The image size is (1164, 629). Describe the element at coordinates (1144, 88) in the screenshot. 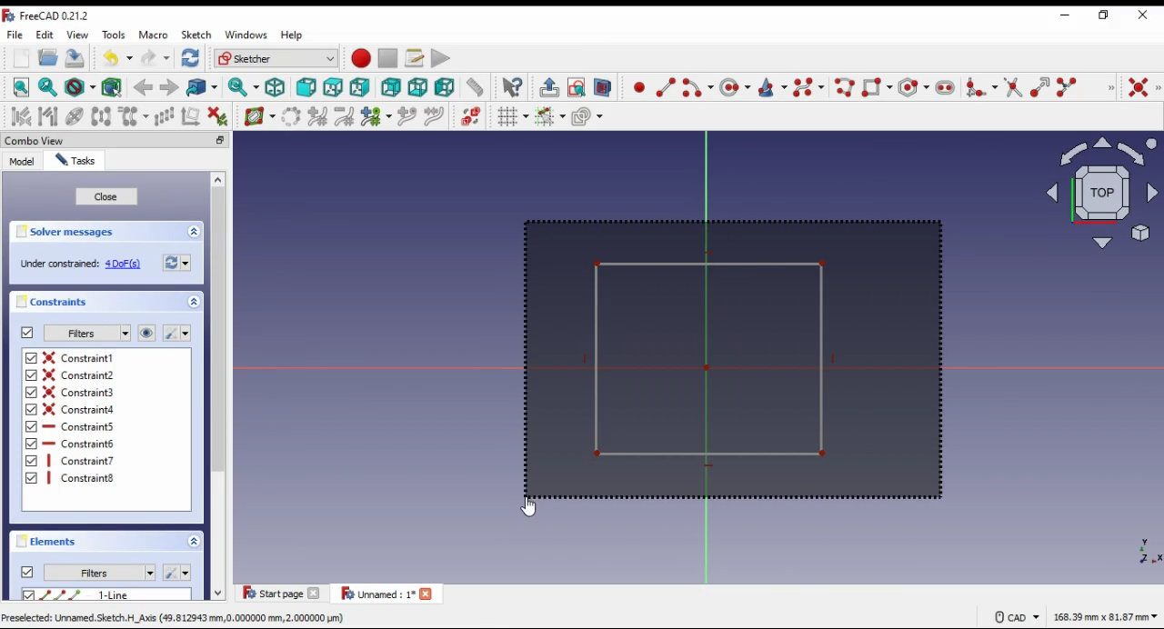

I see `constraint coincident` at that location.